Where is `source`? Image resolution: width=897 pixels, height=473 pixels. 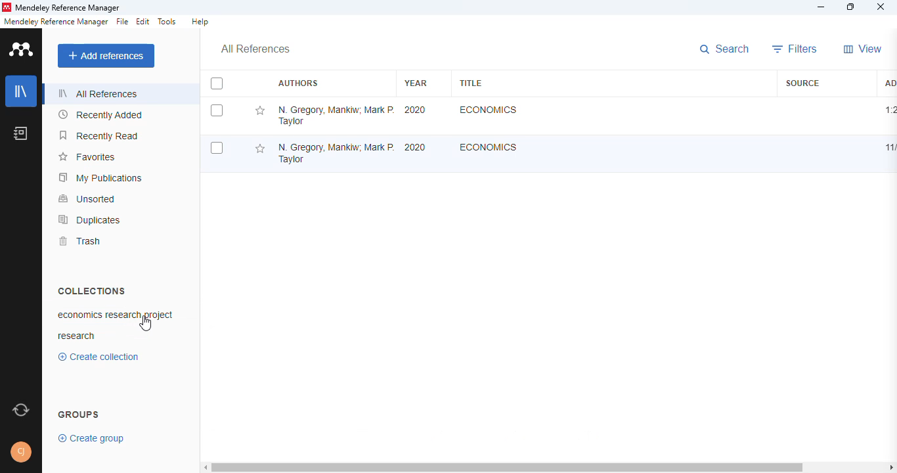 source is located at coordinates (802, 83).